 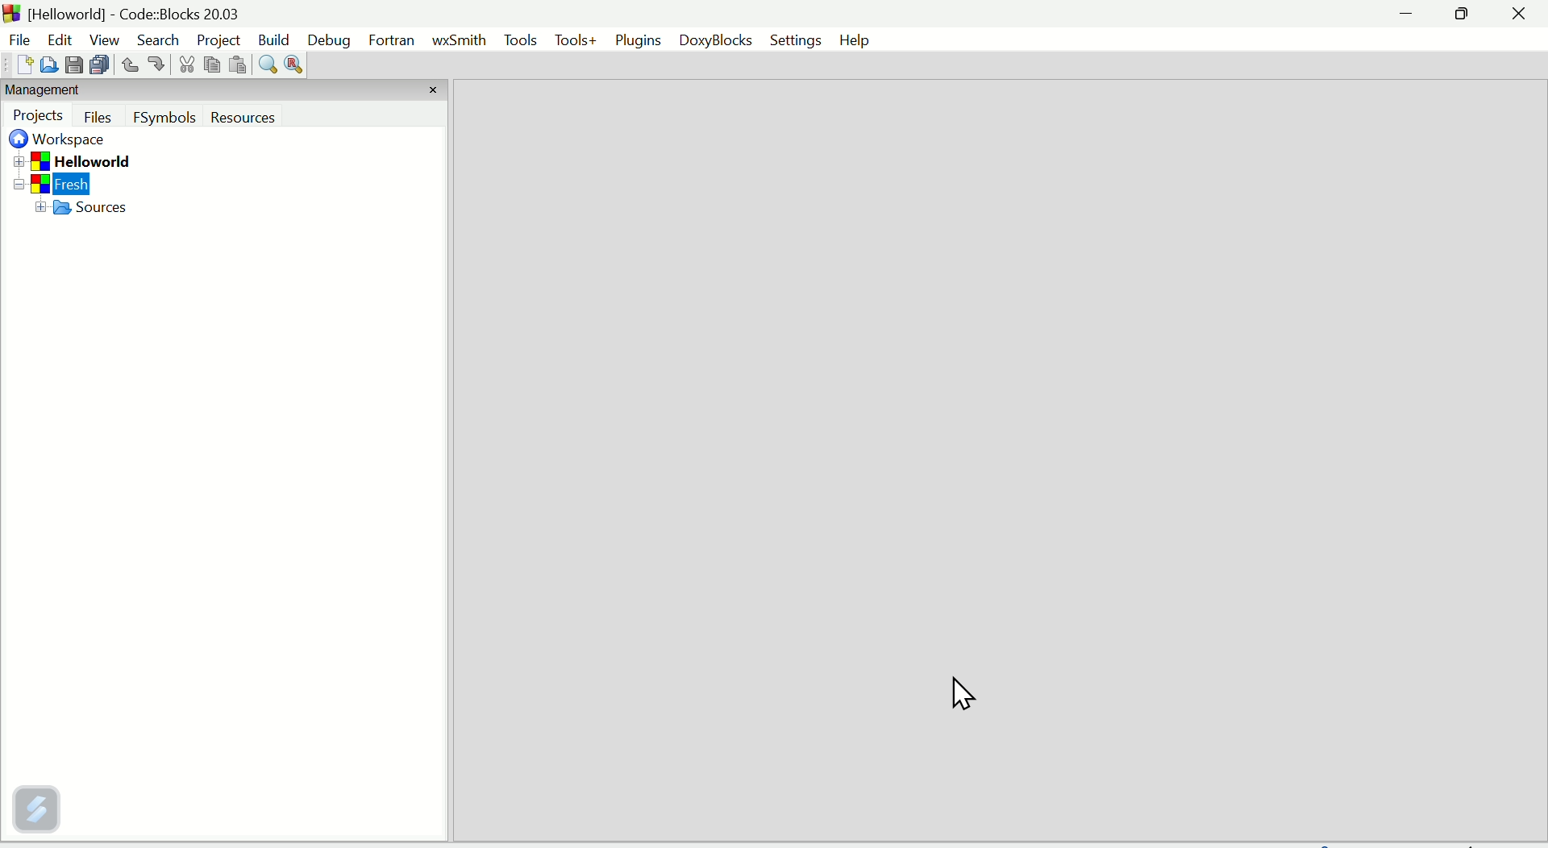 What do you see at coordinates (75, 64) in the screenshot?
I see `Save` at bounding box center [75, 64].